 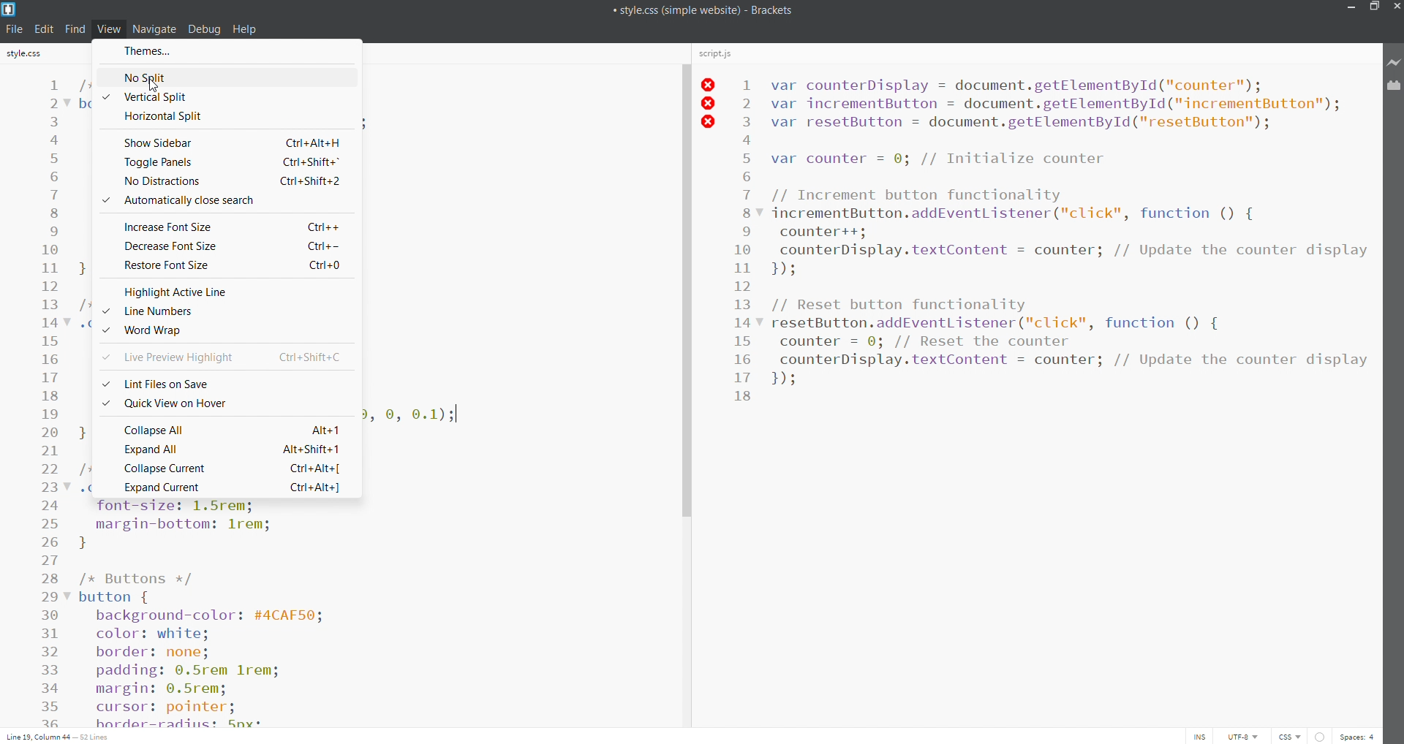 What do you see at coordinates (1351, 8) in the screenshot?
I see `minimize` at bounding box center [1351, 8].